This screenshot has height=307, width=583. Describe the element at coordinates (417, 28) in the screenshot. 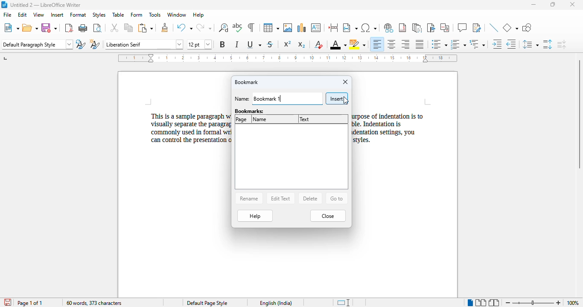

I see `insert endnote` at that location.